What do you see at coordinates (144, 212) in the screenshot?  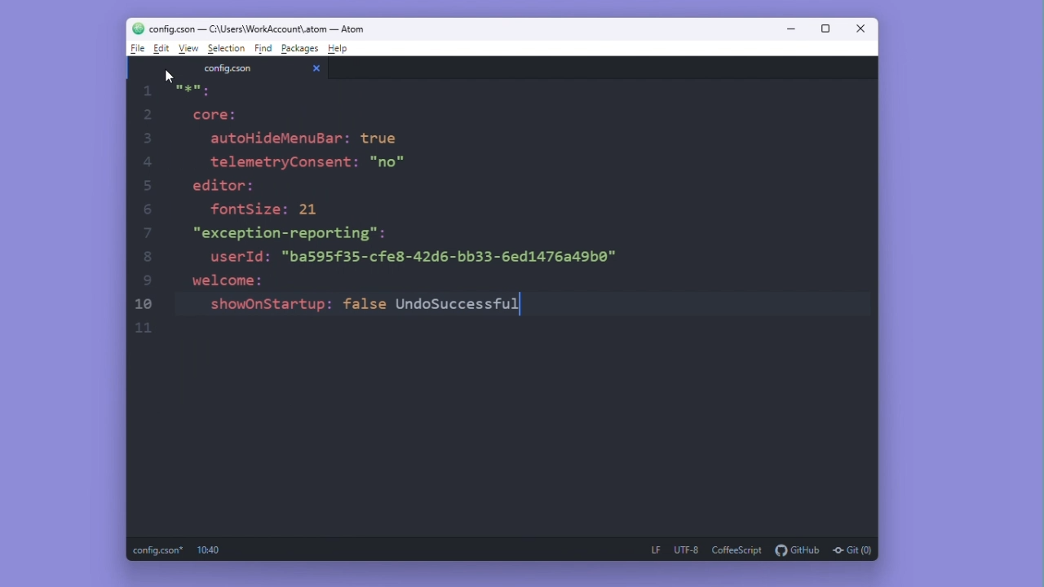 I see `scale` at bounding box center [144, 212].